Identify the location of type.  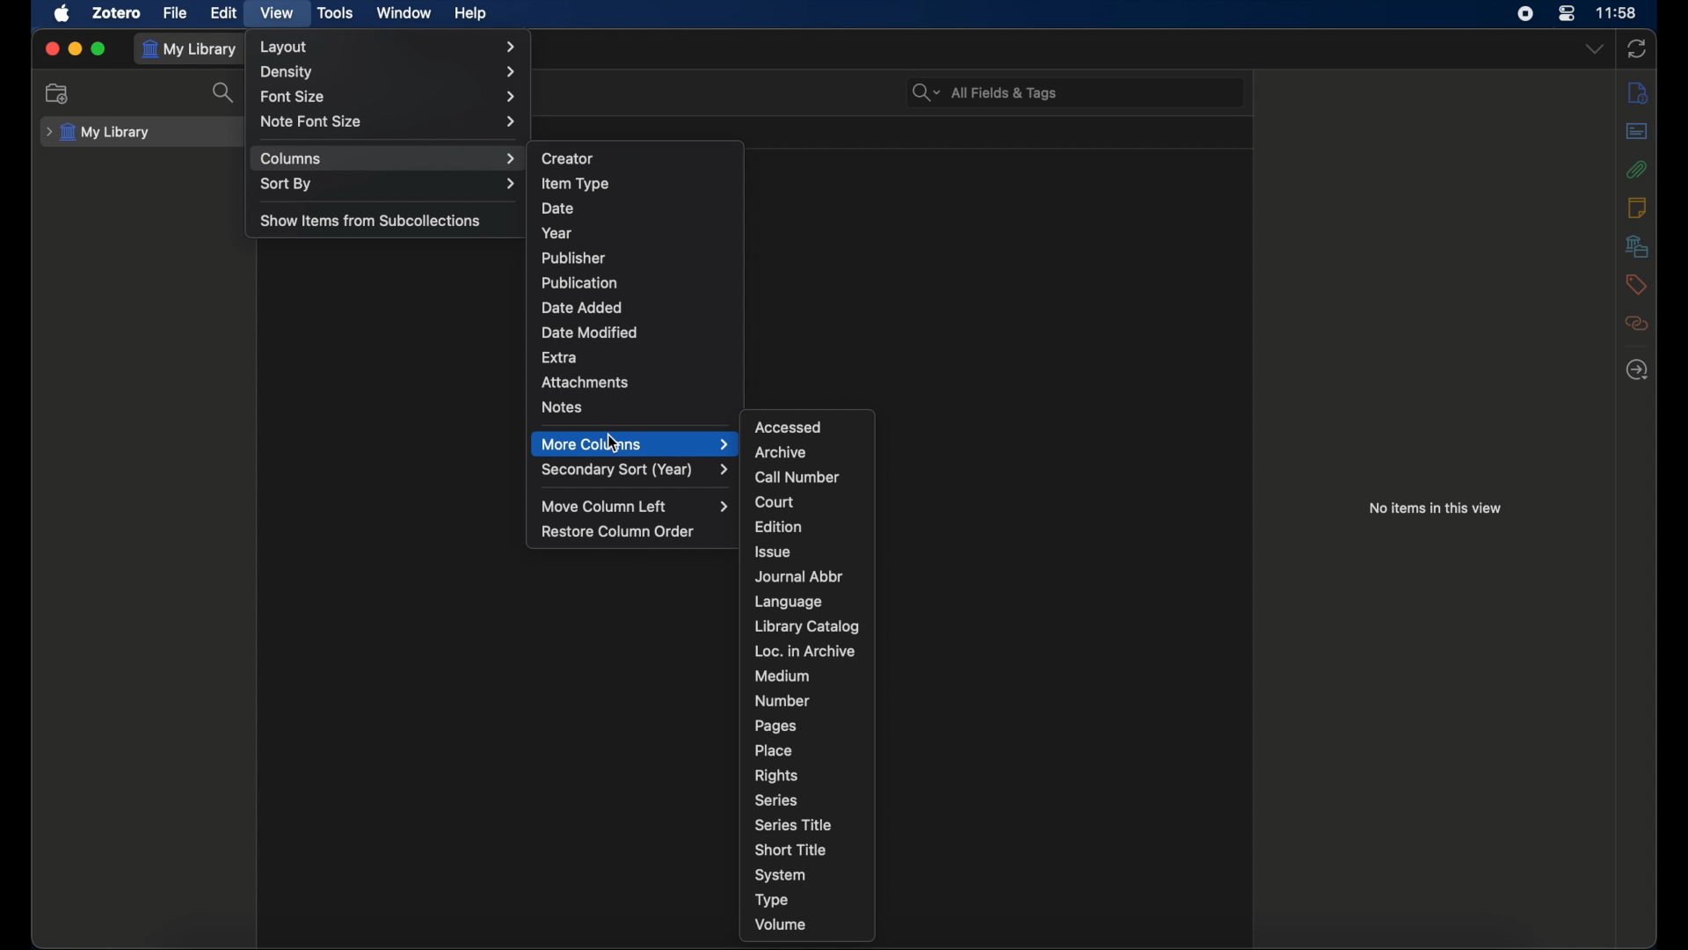
(772, 902).